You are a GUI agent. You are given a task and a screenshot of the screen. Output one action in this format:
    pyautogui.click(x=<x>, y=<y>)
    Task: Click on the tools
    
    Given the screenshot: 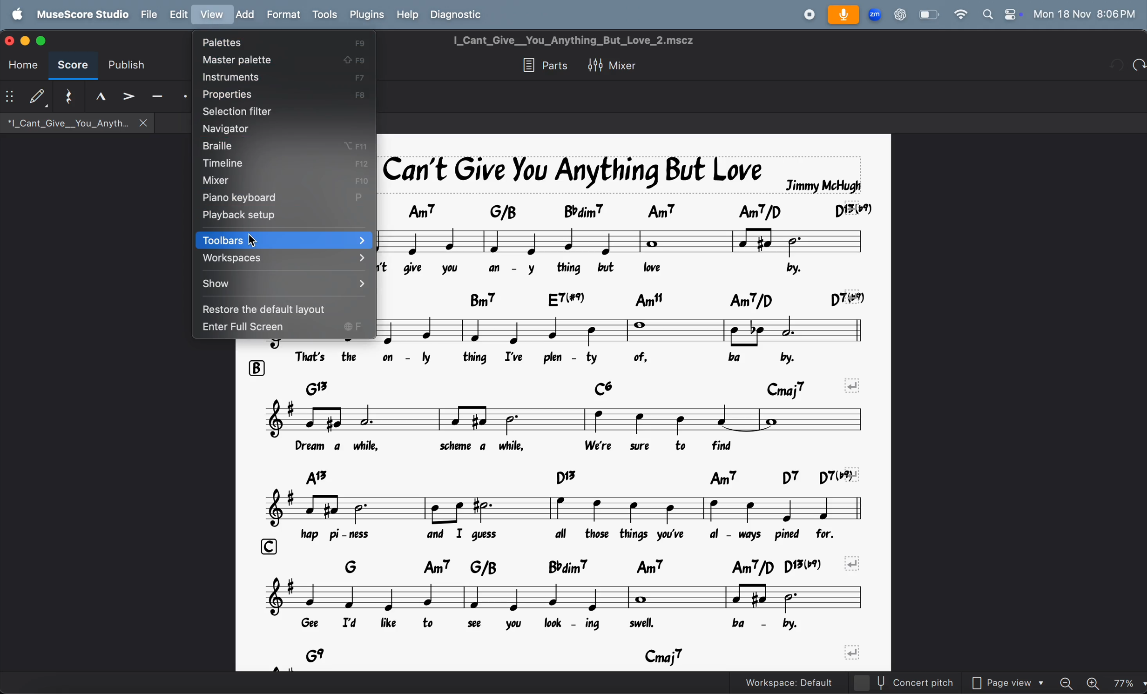 What is the action you would take?
    pyautogui.click(x=325, y=15)
    